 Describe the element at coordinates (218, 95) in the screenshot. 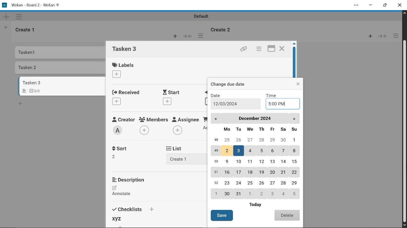

I see `Date` at that location.